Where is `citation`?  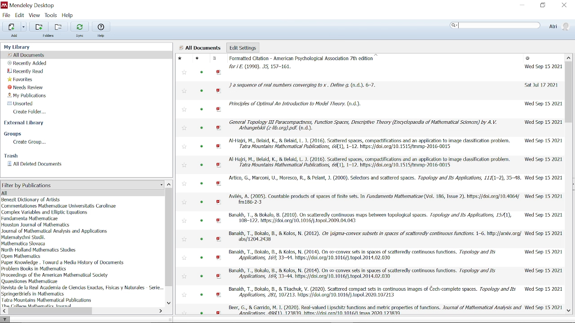 citation is located at coordinates (375, 309).